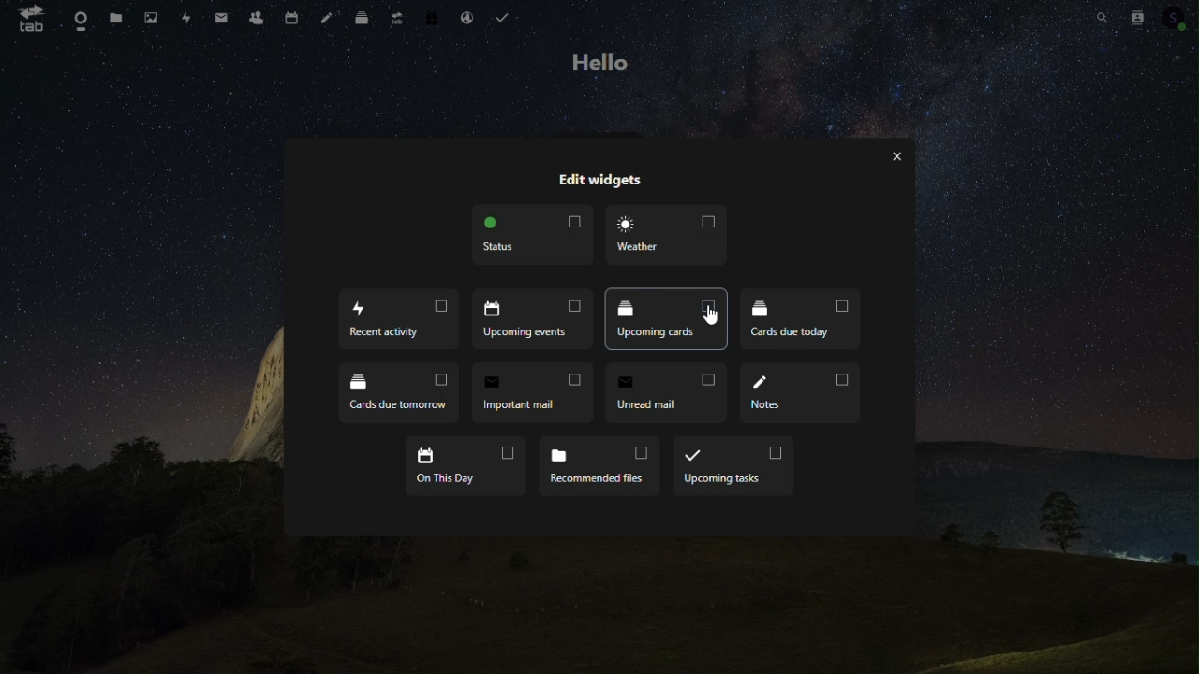  What do you see at coordinates (1135, 17) in the screenshot?
I see `Contacts search` at bounding box center [1135, 17].